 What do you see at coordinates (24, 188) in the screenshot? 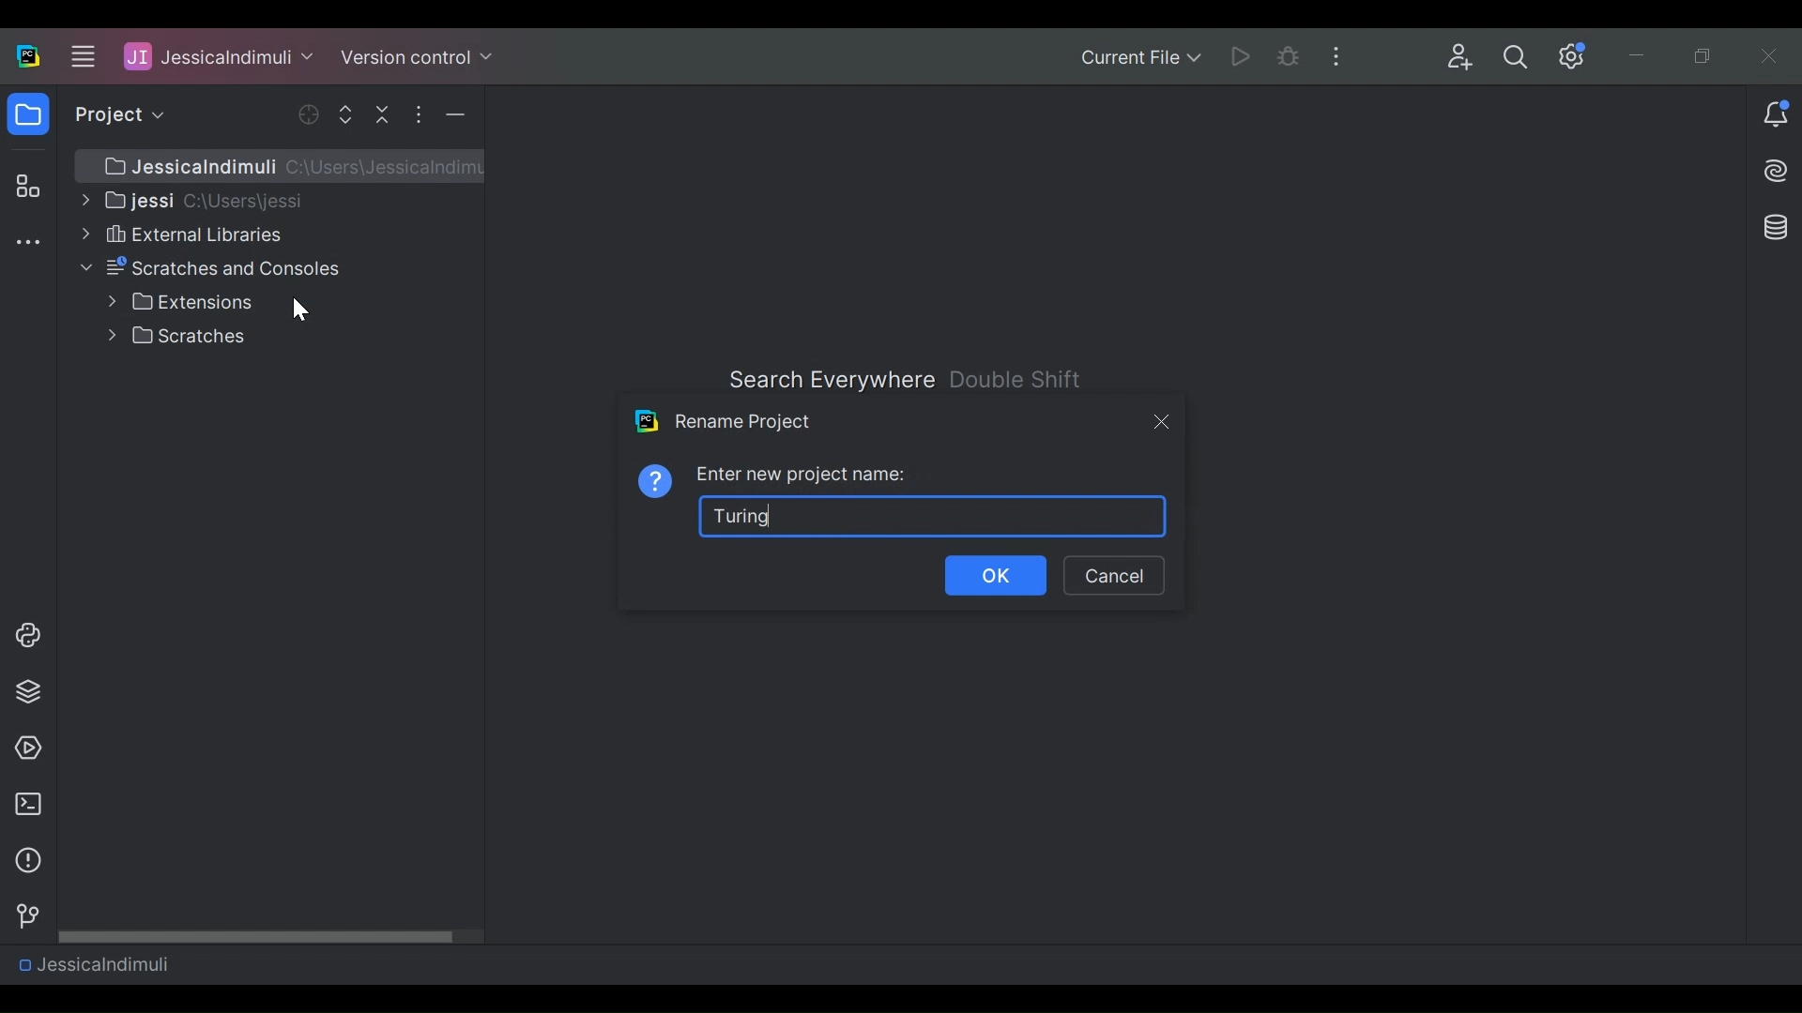
I see `Structure` at bounding box center [24, 188].